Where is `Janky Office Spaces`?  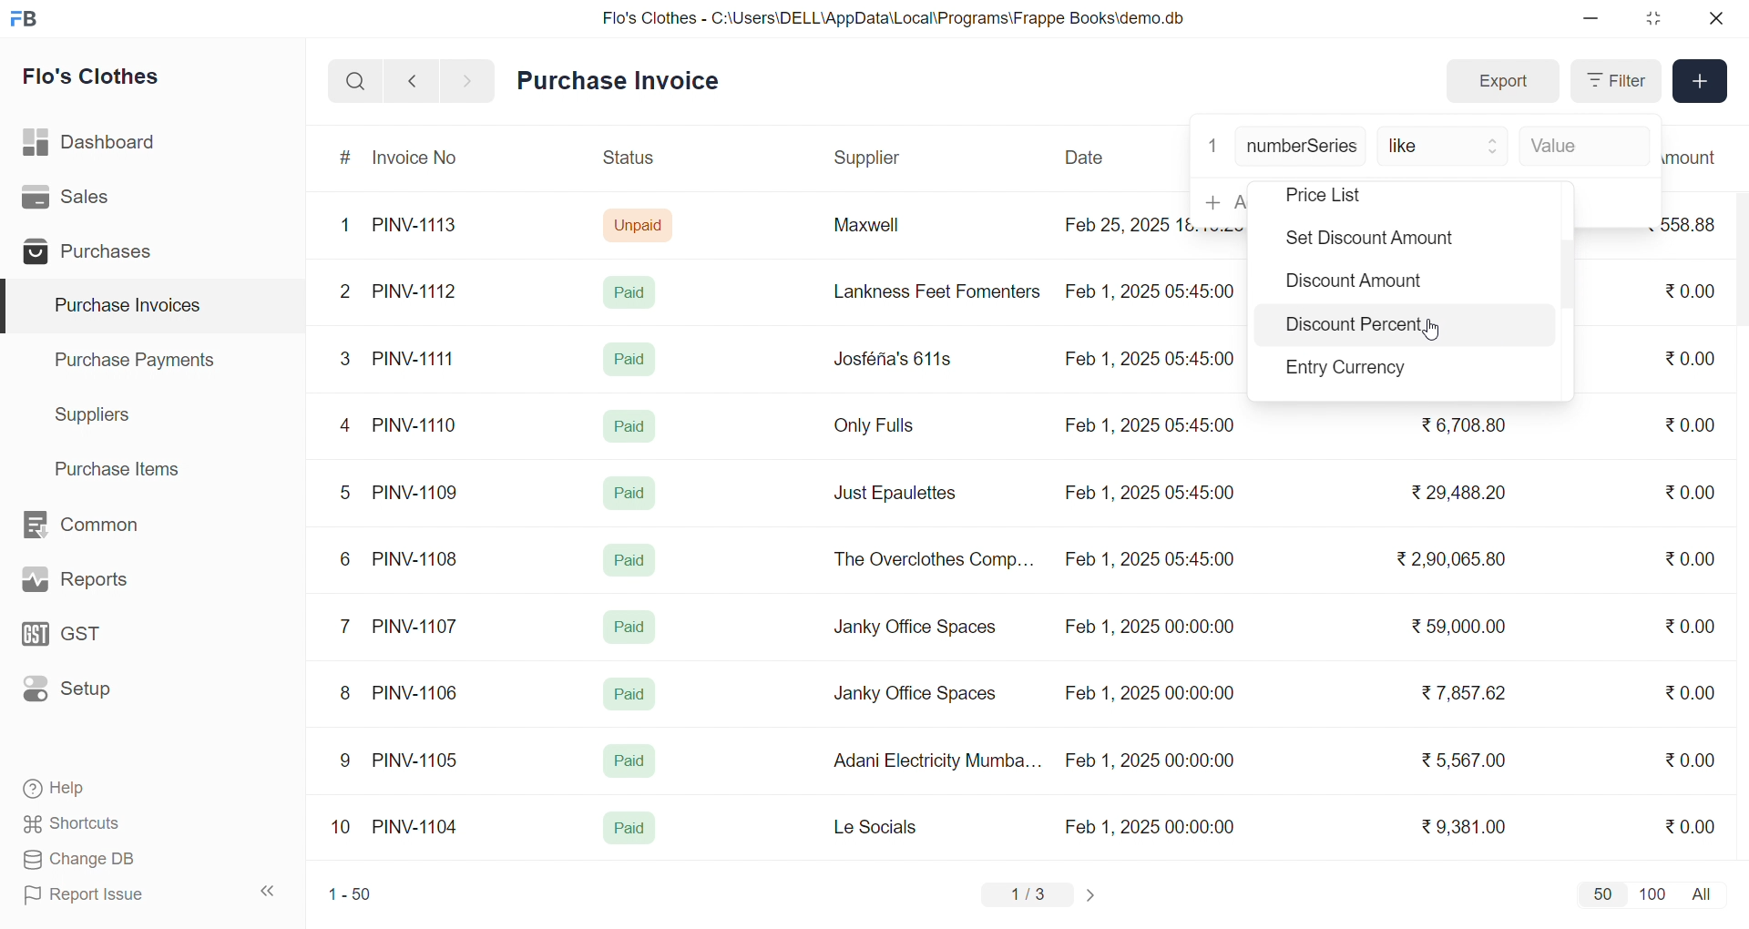 Janky Office Spaces is located at coordinates (915, 696).